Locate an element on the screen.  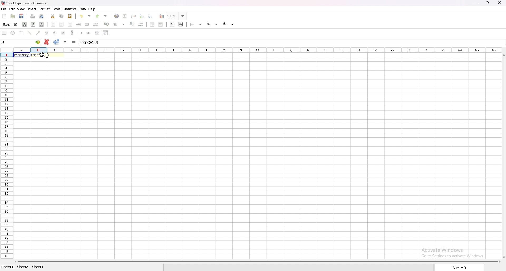
radio button is located at coordinates (55, 33).